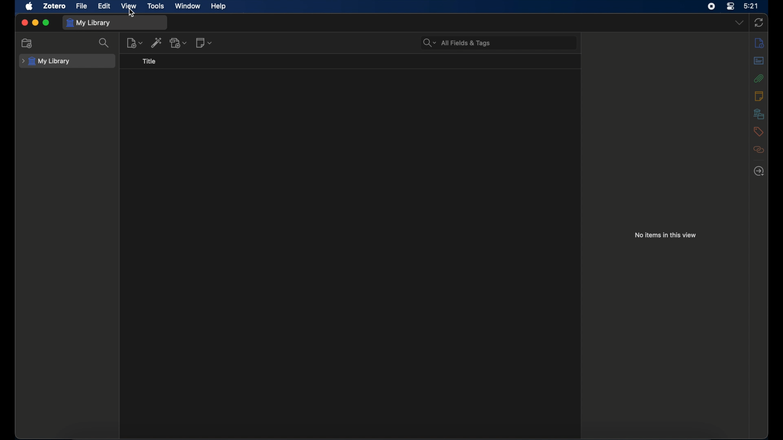 The height and width of the screenshot is (440, 783). What do you see at coordinates (759, 42) in the screenshot?
I see `info` at bounding box center [759, 42].